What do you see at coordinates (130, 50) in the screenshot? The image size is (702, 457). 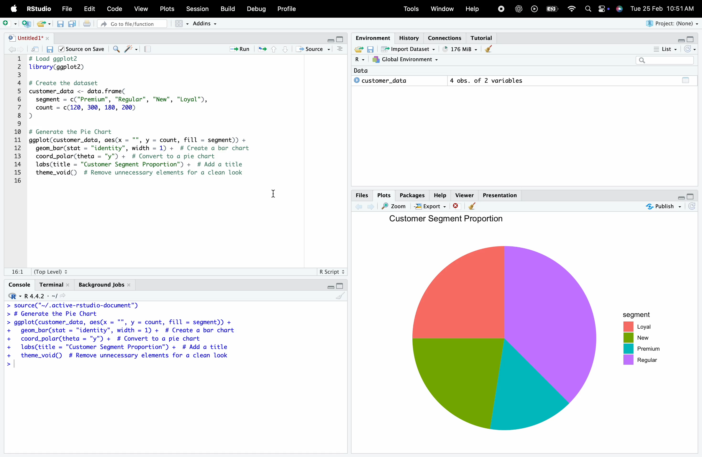 I see `reformat code` at bounding box center [130, 50].